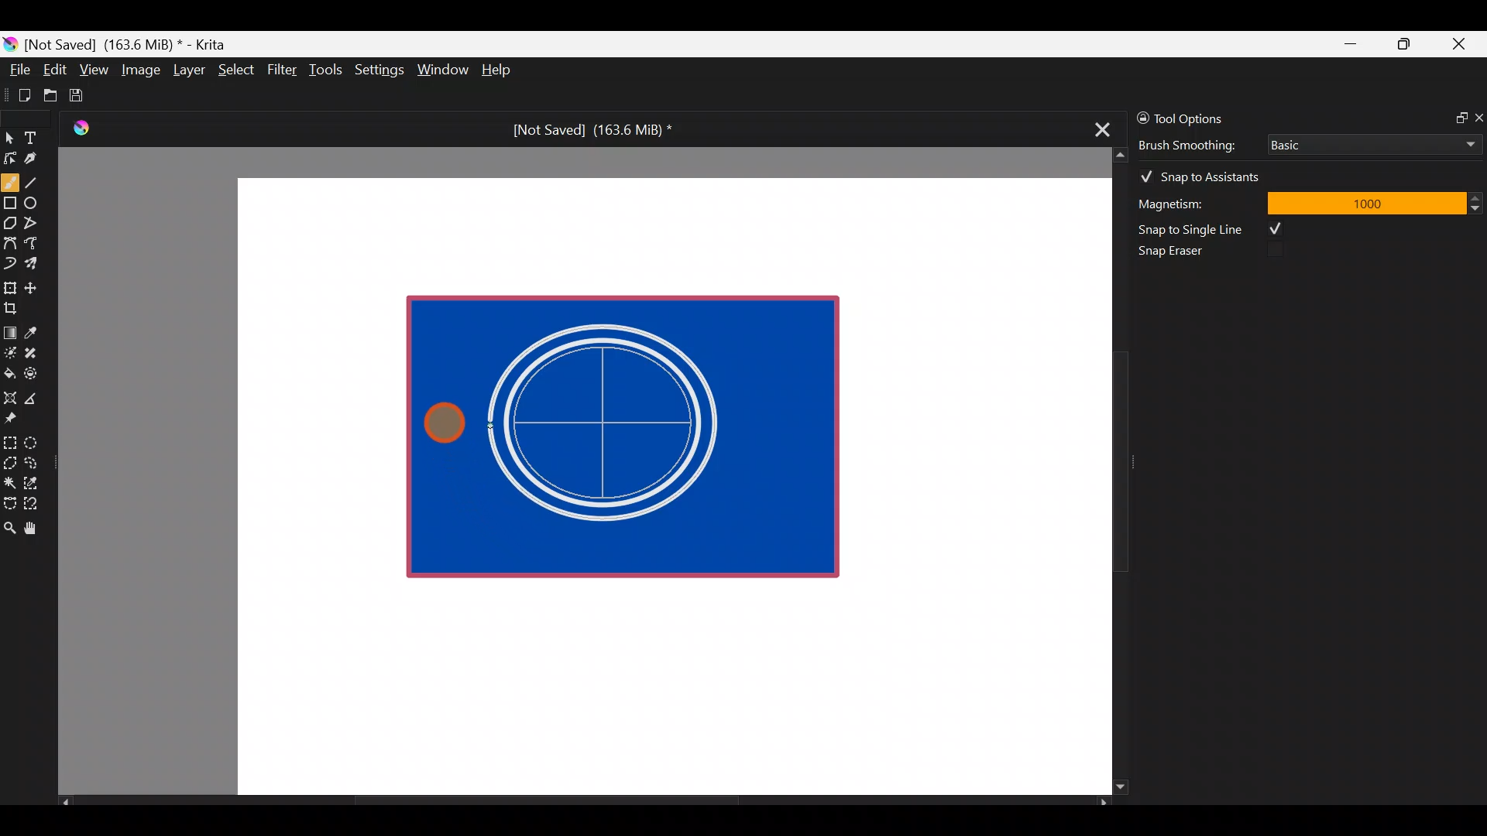 The width and height of the screenshot is (1487, 836). What do you see at coordinates (37, 224) in the screenshot?
I see `Polyline tool` at bounding box center [37, 224].